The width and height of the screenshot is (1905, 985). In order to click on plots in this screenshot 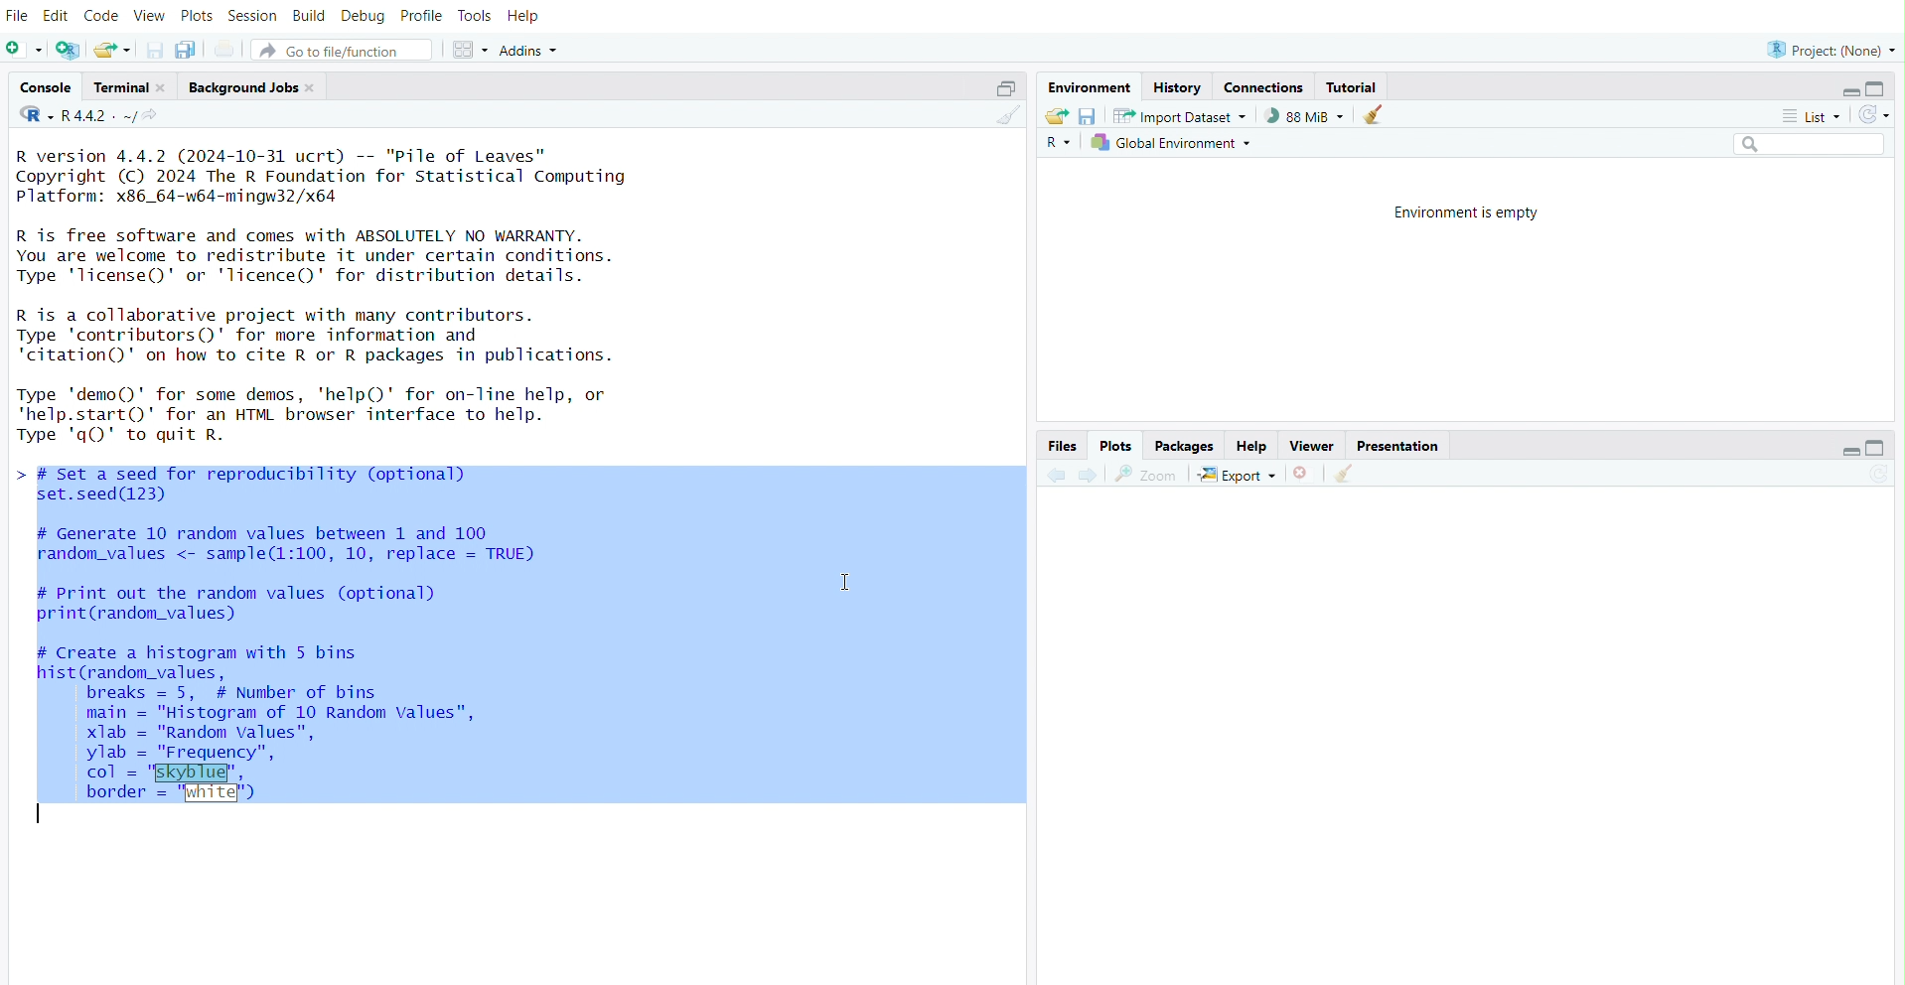, I will do `click(196, 13)`.